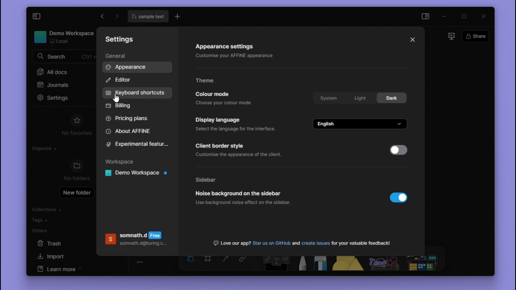 The height and width of the screenshot is (290, 516). I want to click on Pen, so click(300, 264).